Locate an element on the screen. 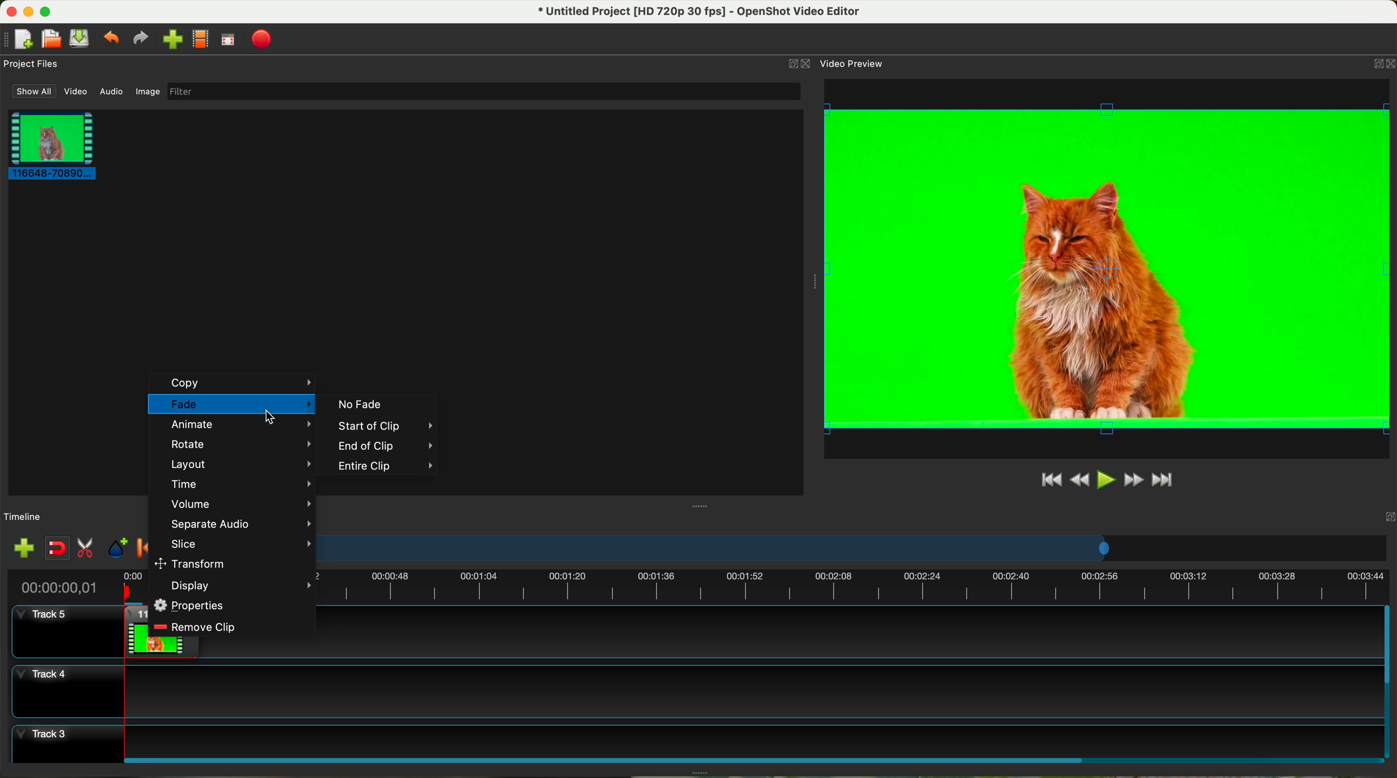 This screenshot has height=778, width=1397. close is located at coordinates (1381, 66).